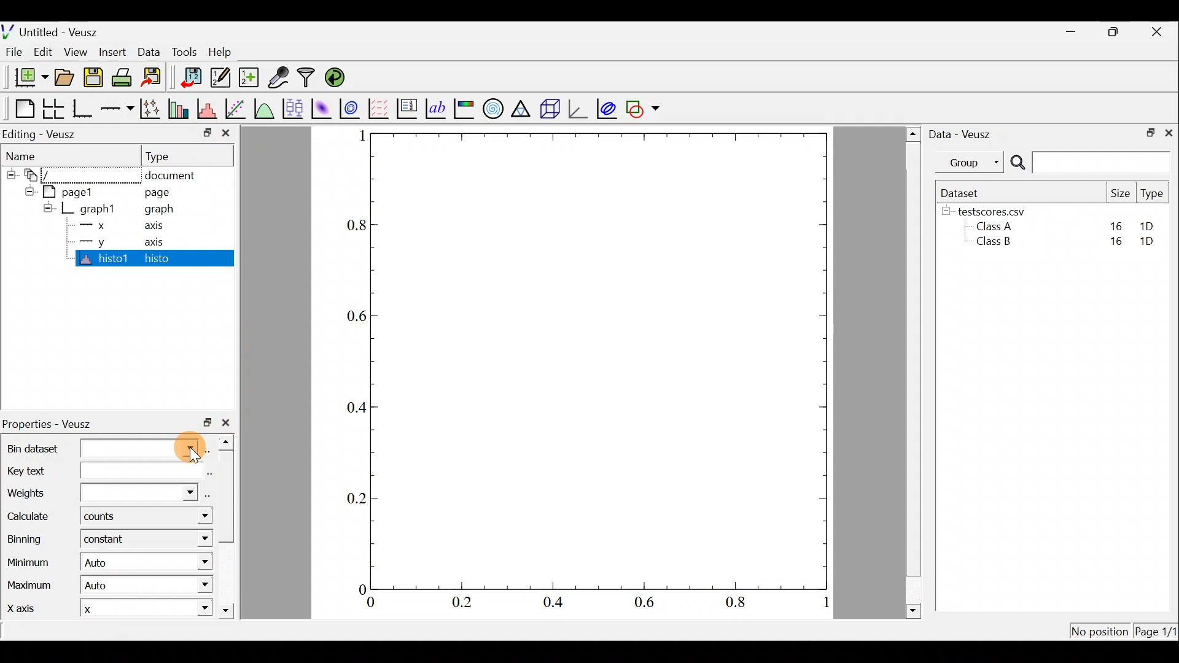  What do you see at coordinates (1071, 32) in the screenshot?
I see `Minimize` at bounding box center [1071, 32].